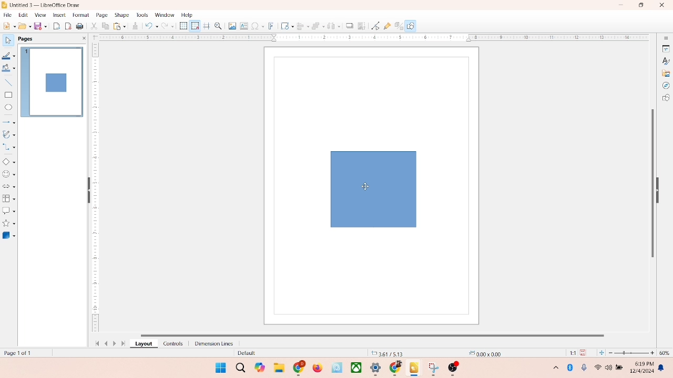  What do you see at coordinates (412, 26) in the screenshot?
I see `draw function` at bounding box center [412, 26].